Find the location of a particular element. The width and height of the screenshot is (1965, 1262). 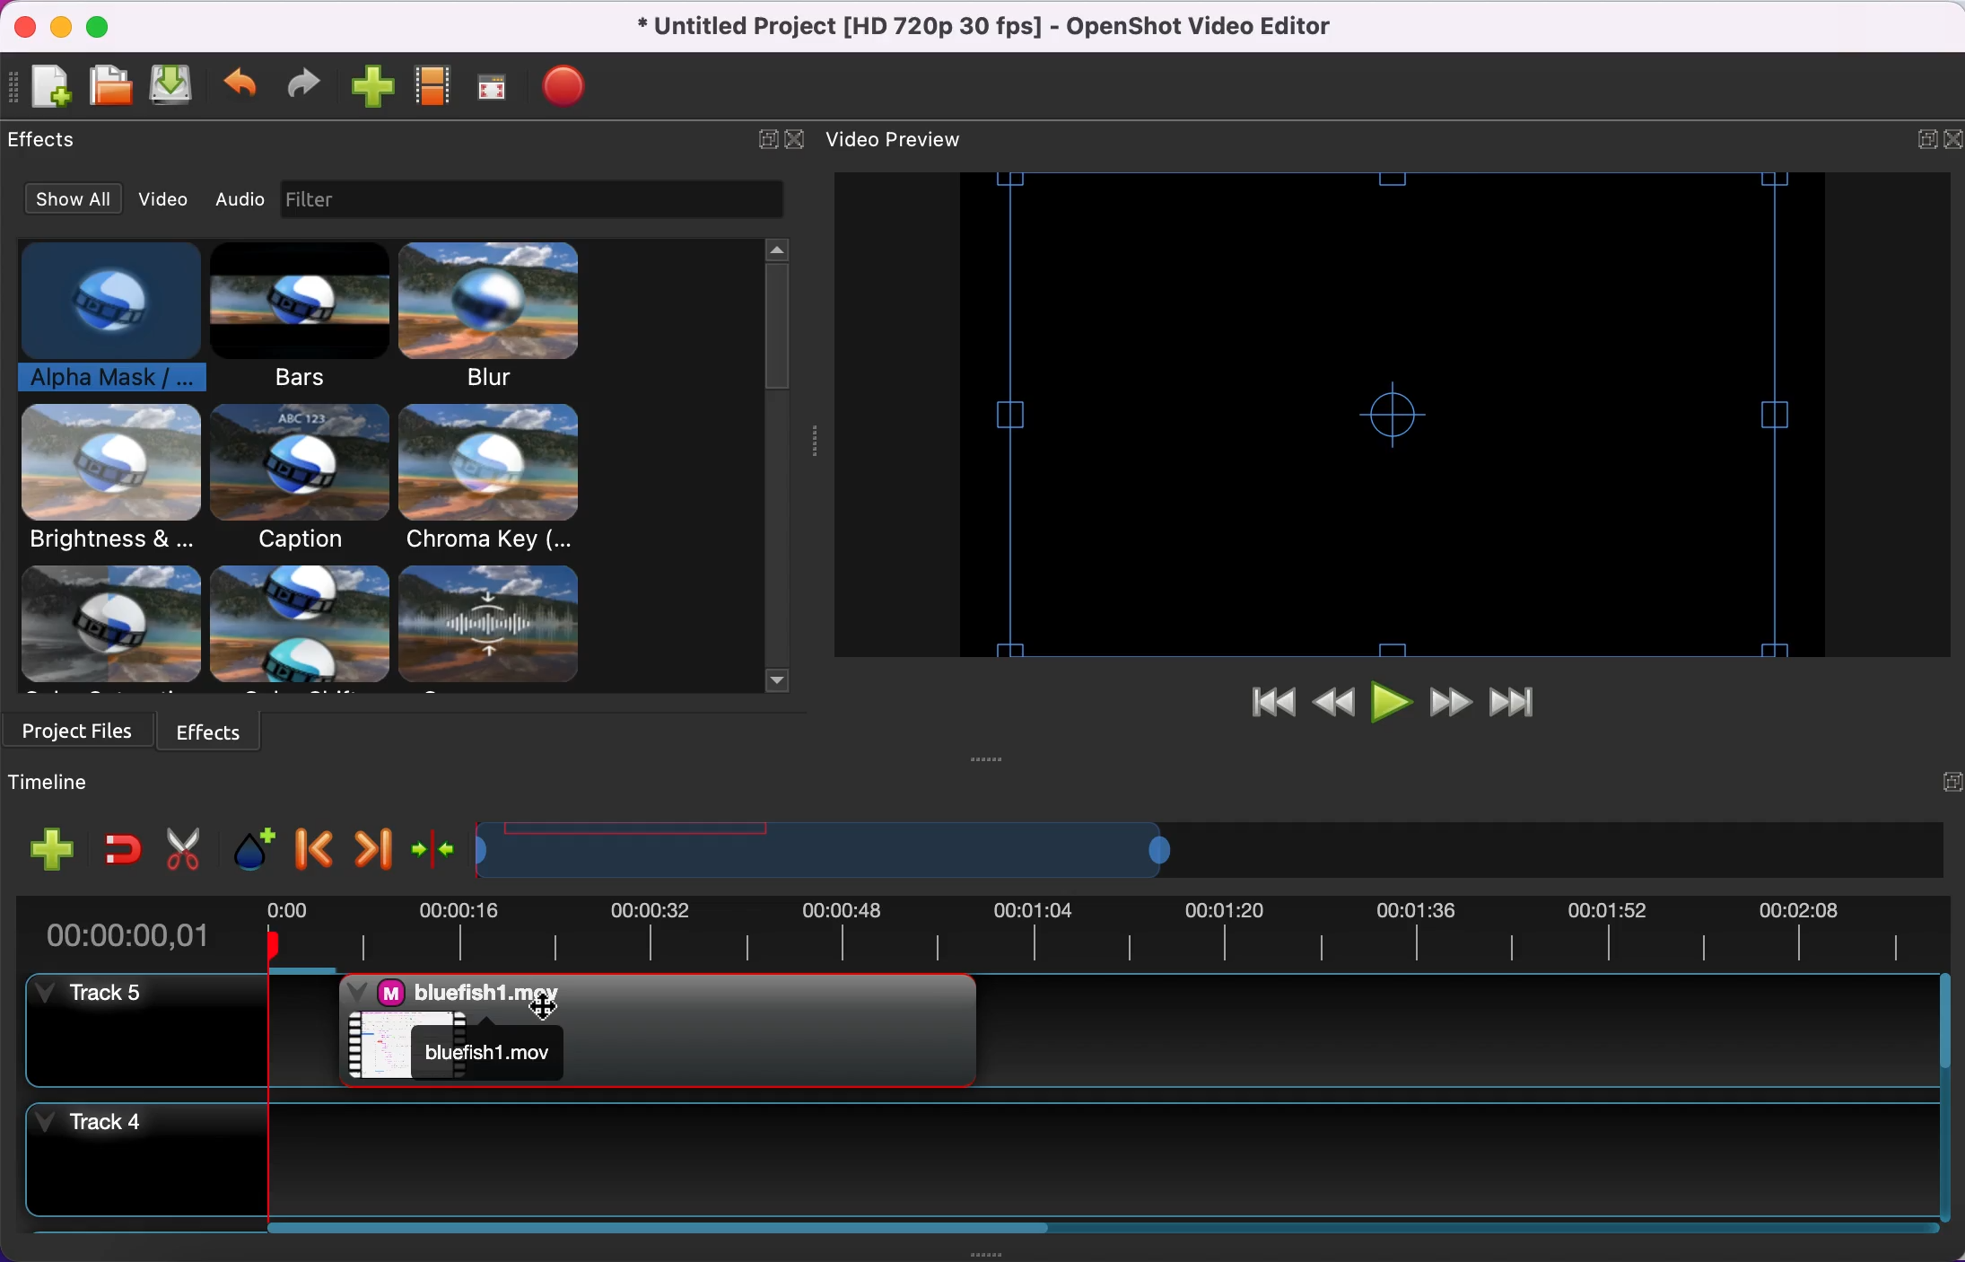

import video is located at coordinates (371, 91).